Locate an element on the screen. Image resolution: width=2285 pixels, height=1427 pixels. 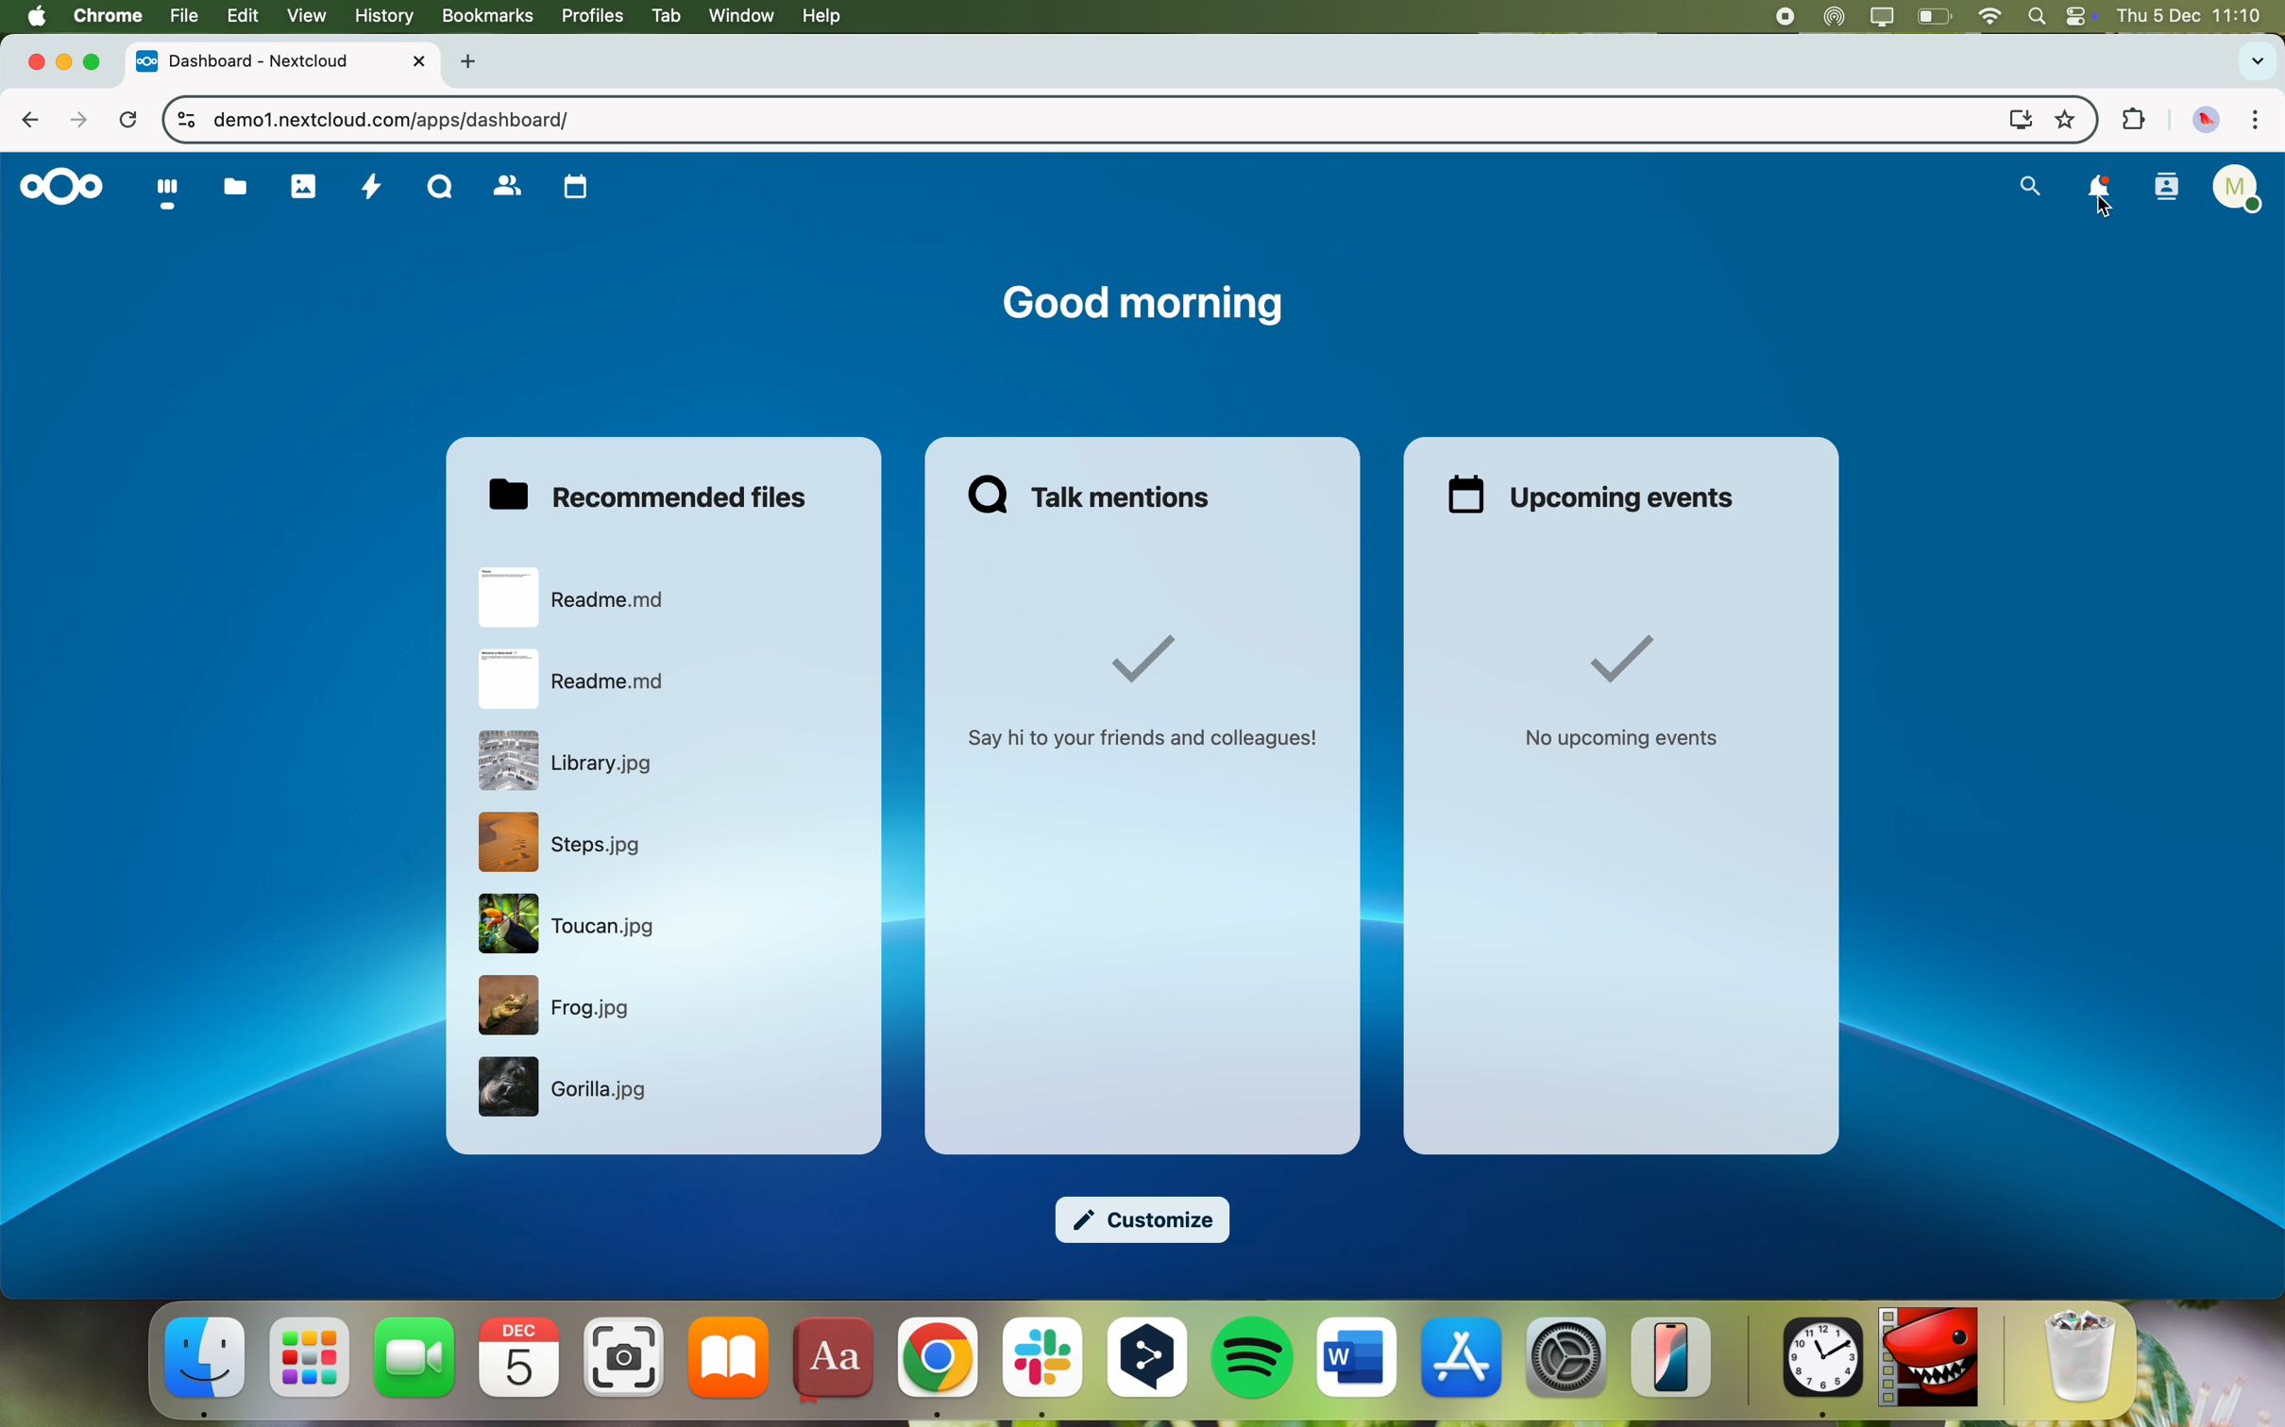
Slack is located at coordinates (1041, 1370).